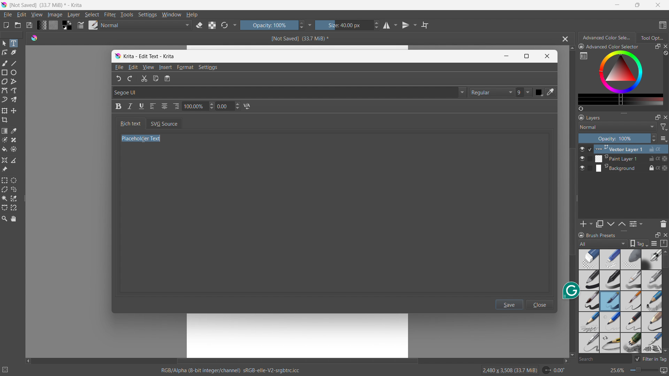  I want to click on brush presets, so click(93, 25).